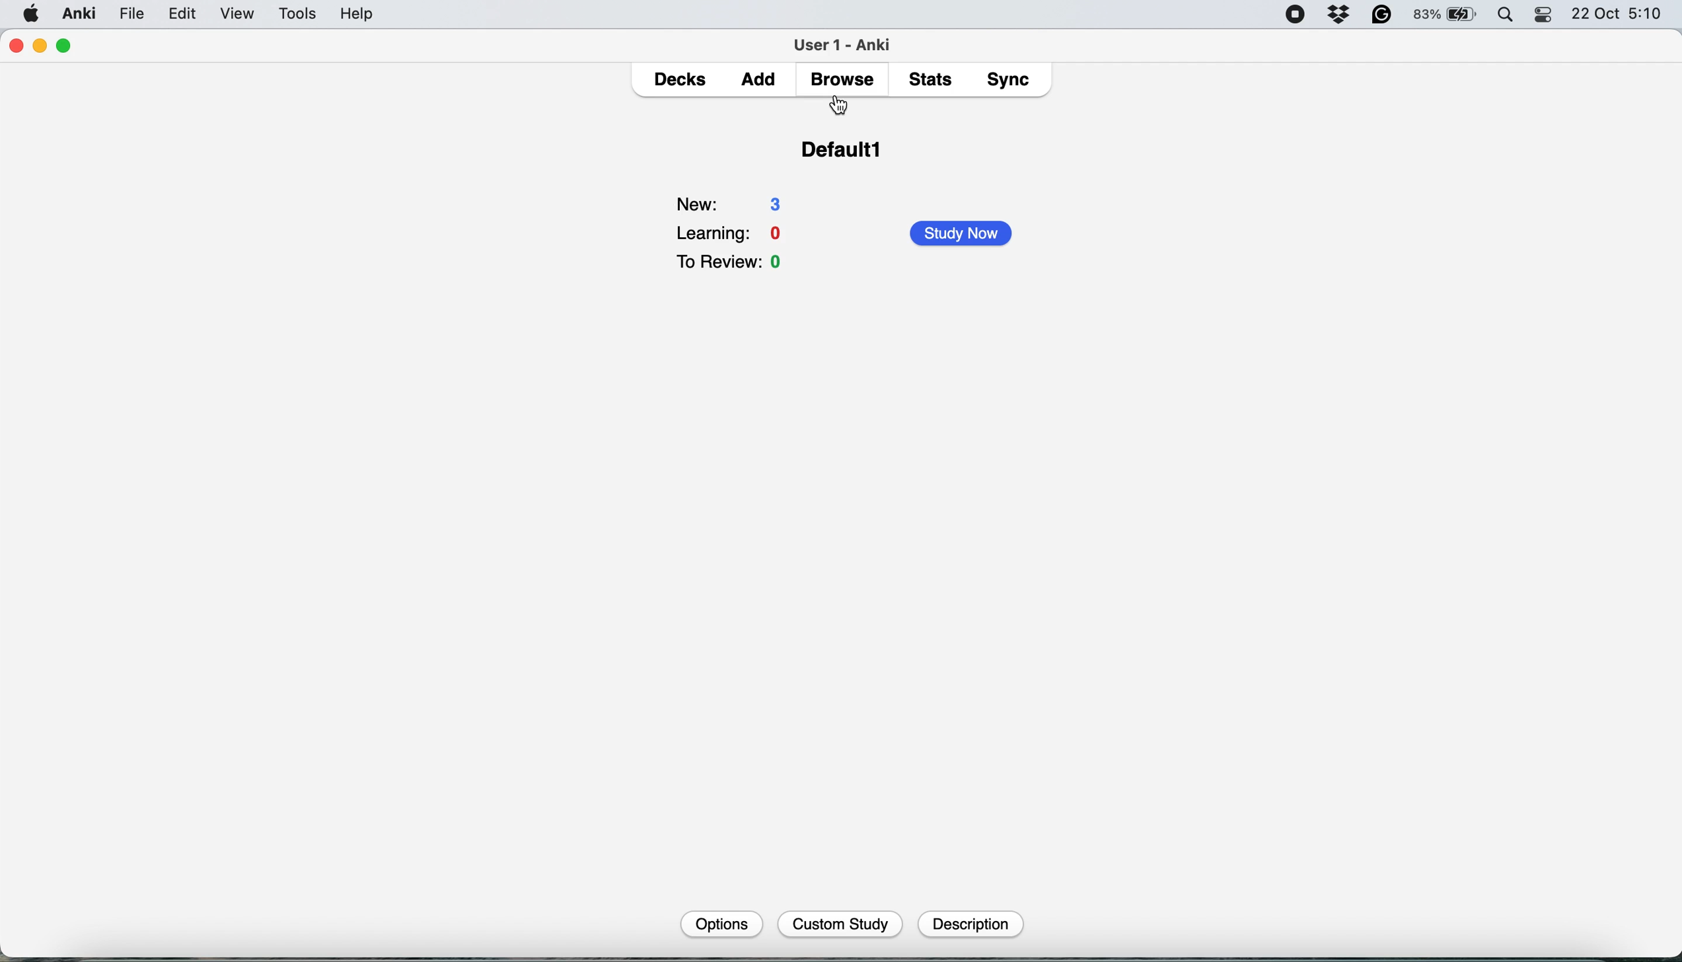  Describe the element at coordinates (81, 13) in the screenshot. I see `anki` at that location.